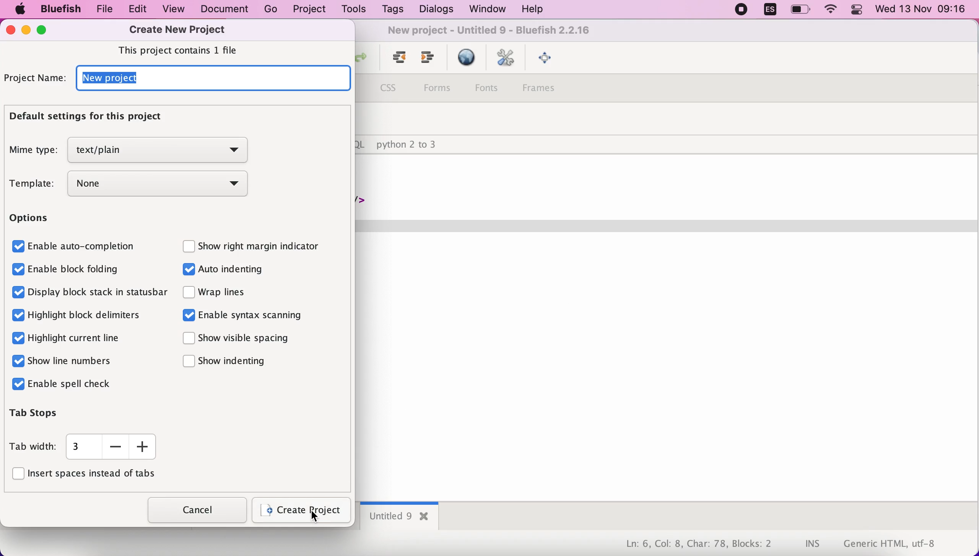 The width and height of the screenshot is (979, 556). I want to click on template options, so click(162, 187).